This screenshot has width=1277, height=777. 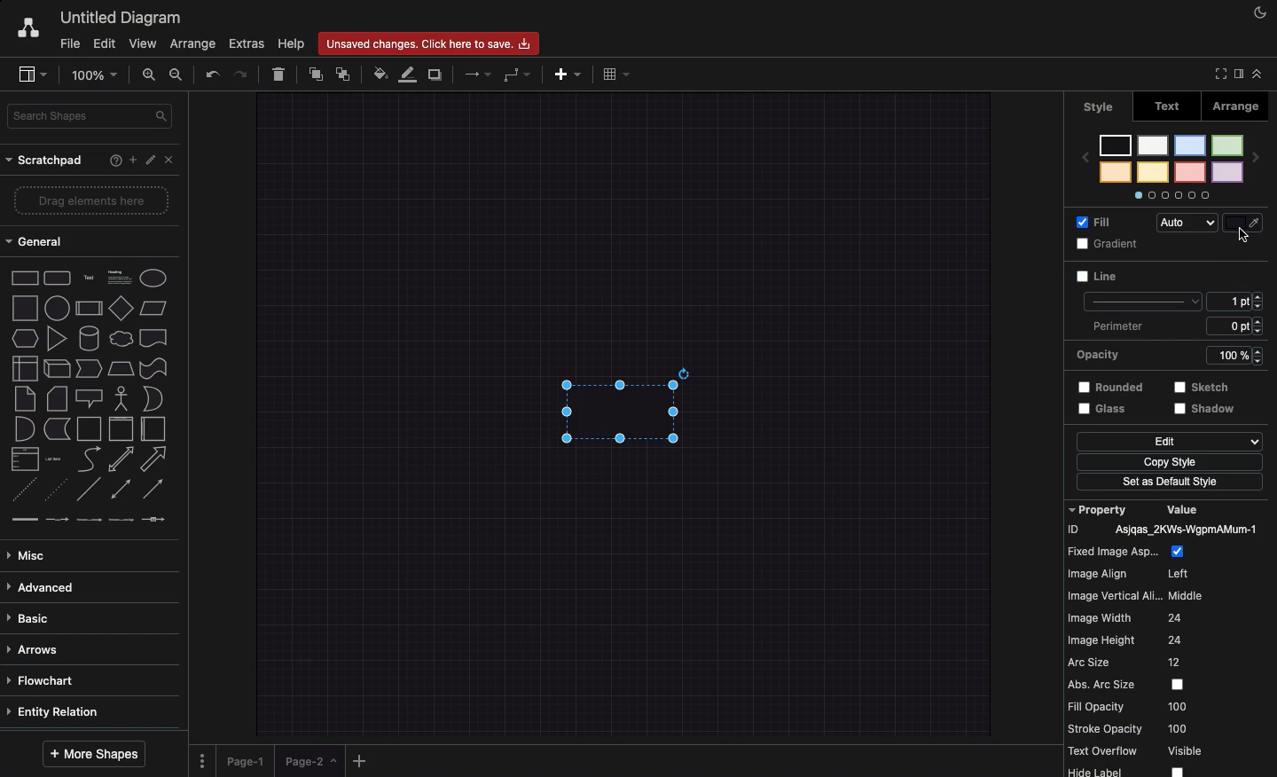 I want to click on Added rectangle, so click(x=619, y=406).